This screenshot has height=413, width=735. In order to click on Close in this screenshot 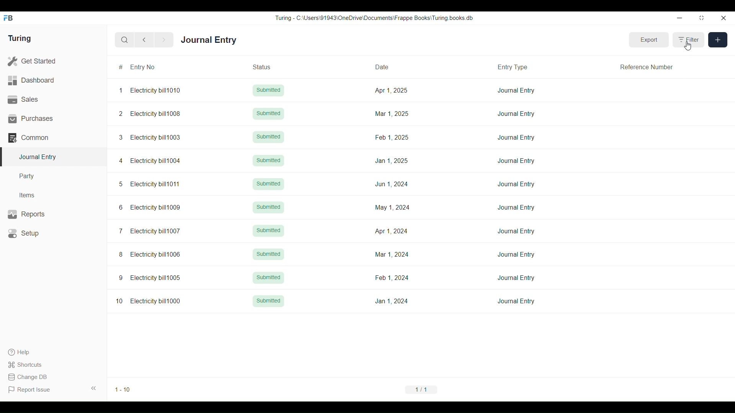, I will do `click(724, 18)`.